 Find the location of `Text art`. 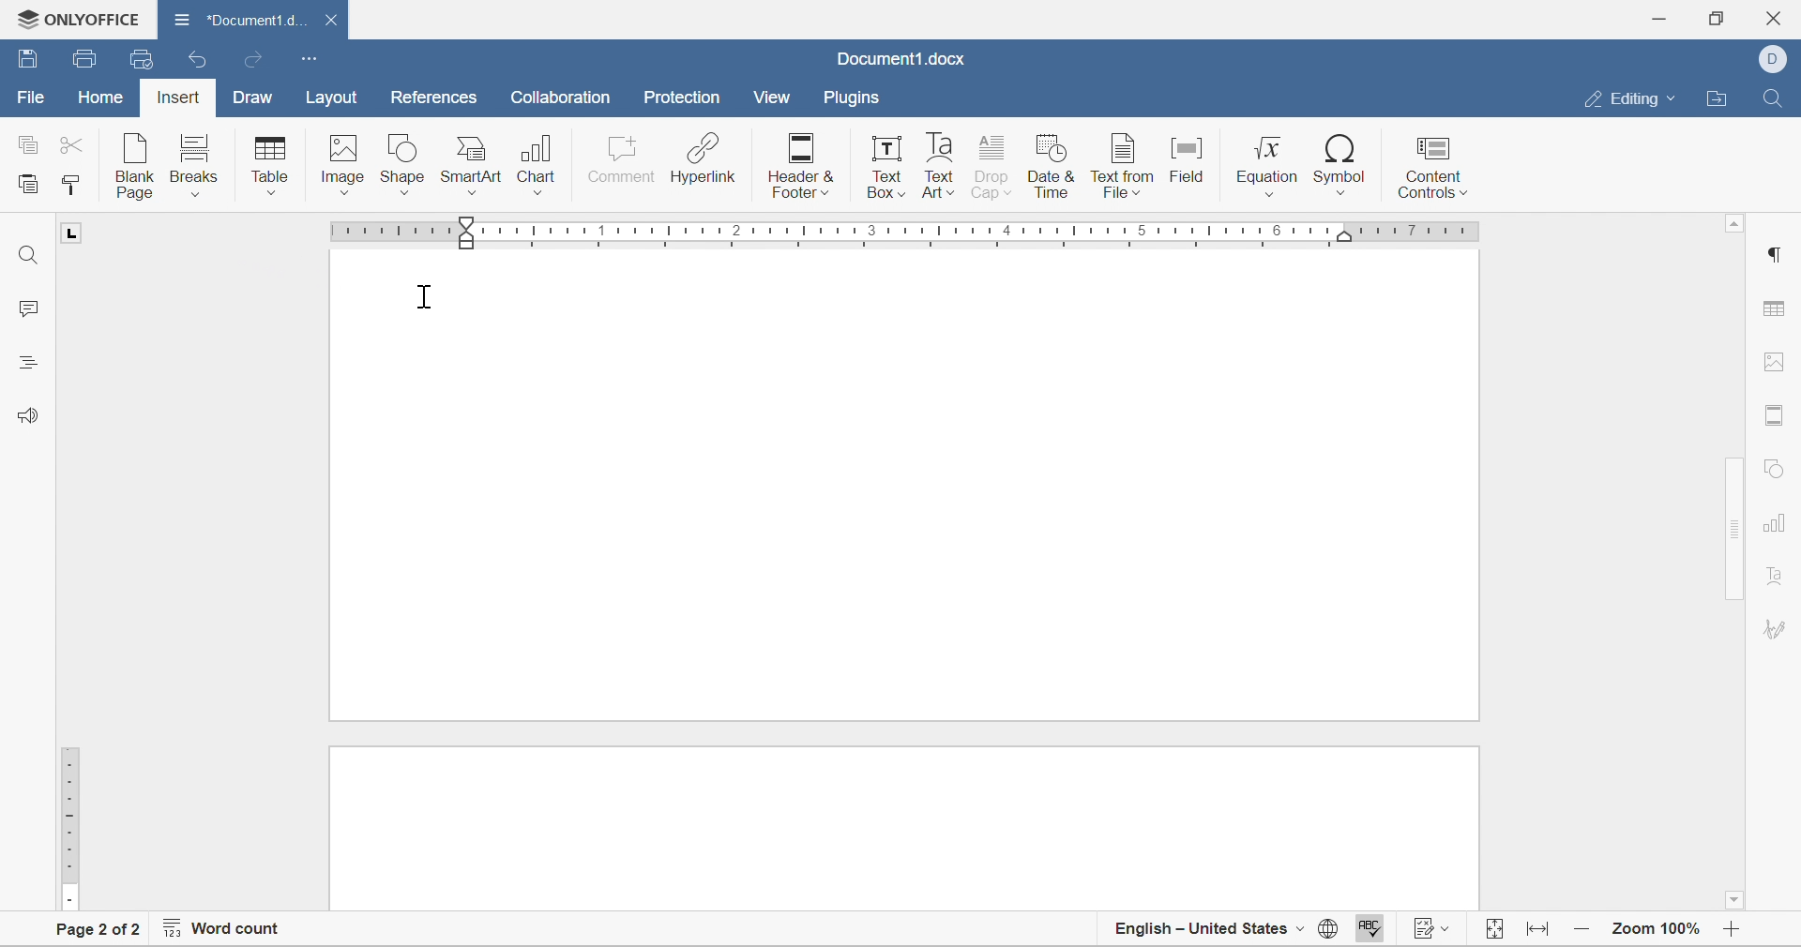

Text art is located at coordinates (939, 166).